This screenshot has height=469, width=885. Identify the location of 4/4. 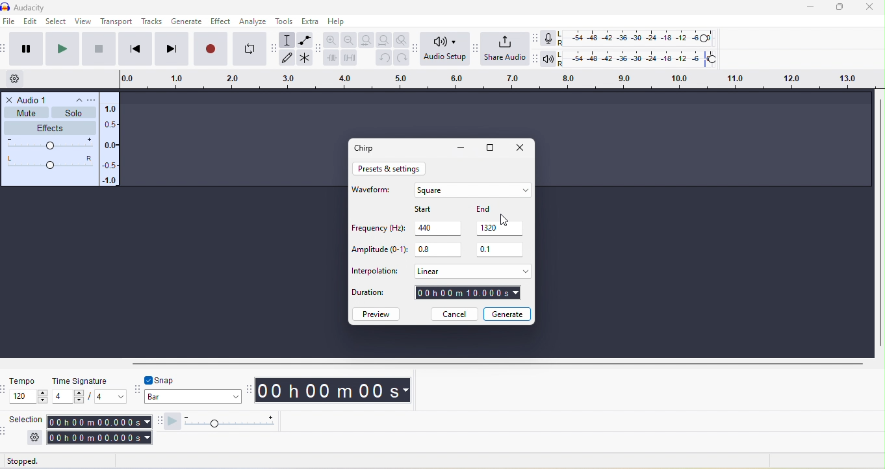
(89, 397).